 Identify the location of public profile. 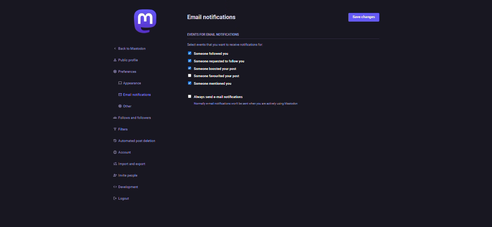
(123, 60).